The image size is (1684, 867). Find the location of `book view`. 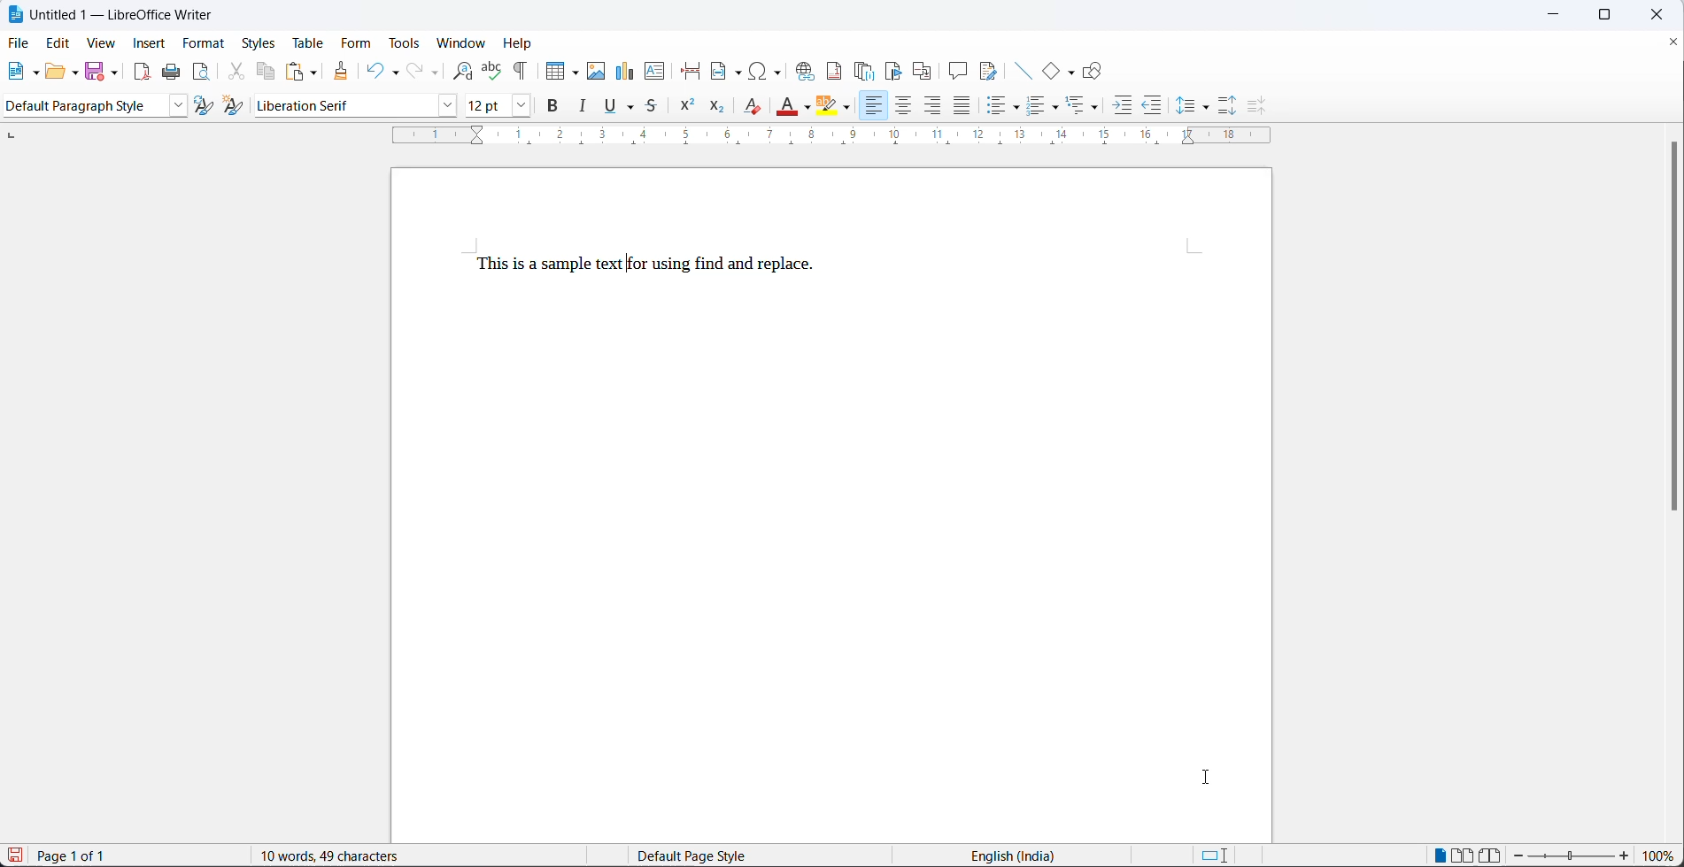

book view is located at coordinates (1491, 855).